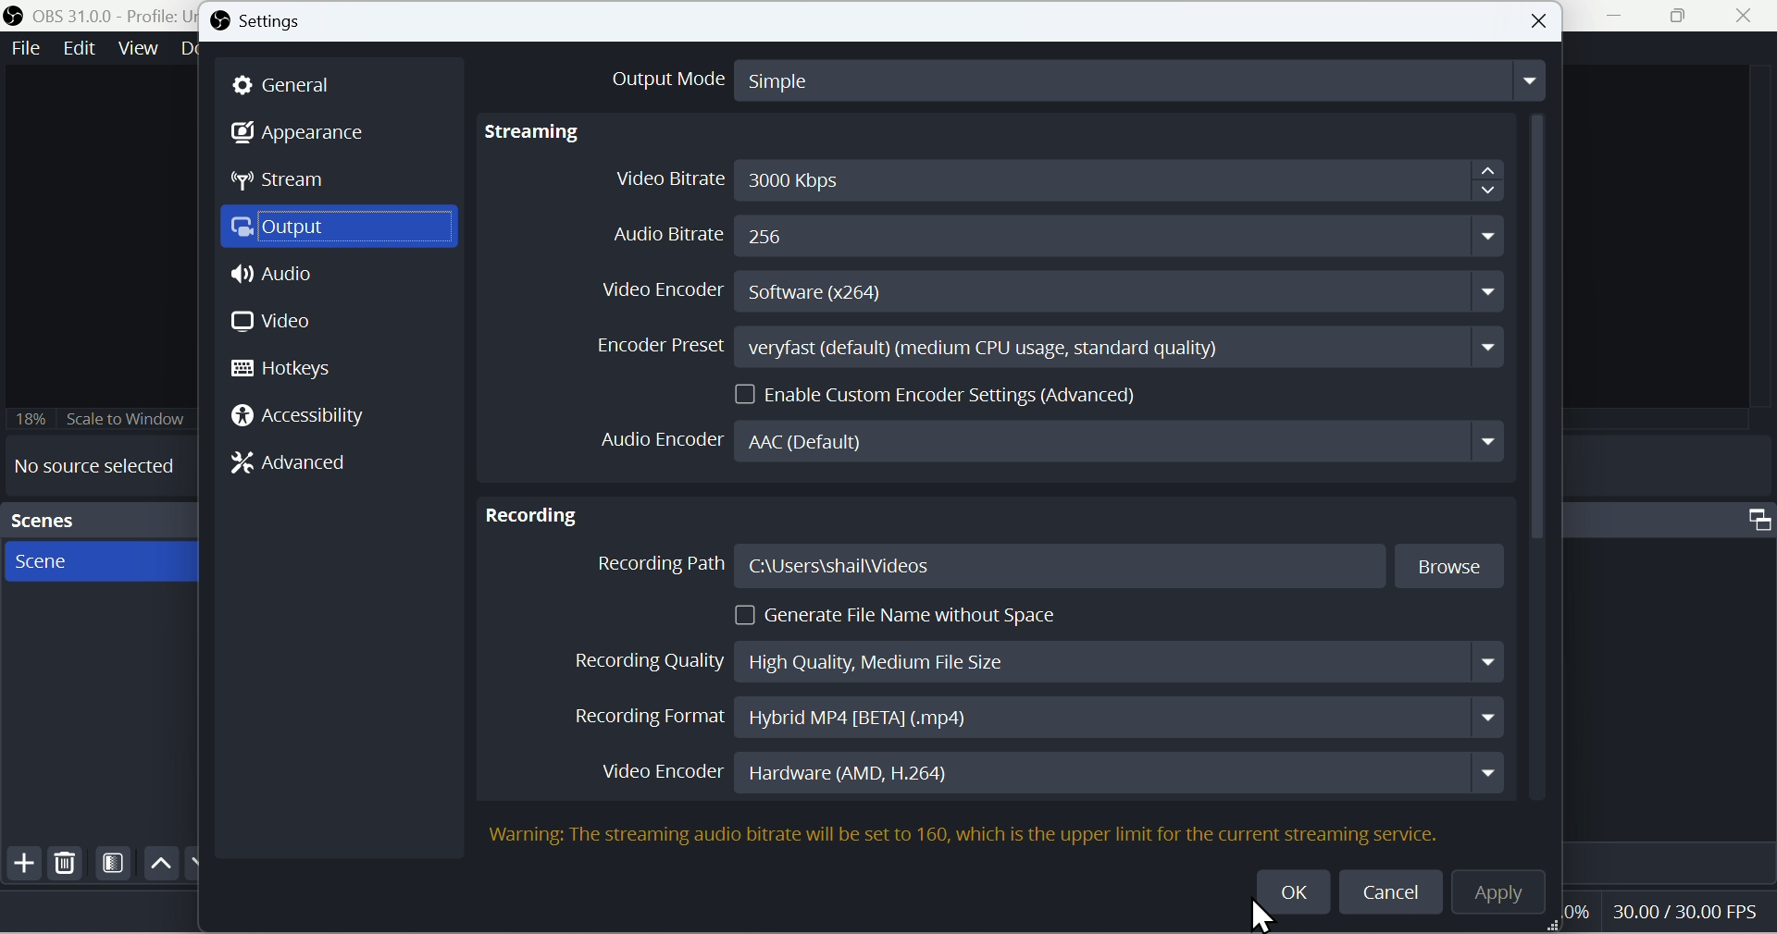 This screenshot has height=934, width=1777. I want to click on View, so click(138, 49).